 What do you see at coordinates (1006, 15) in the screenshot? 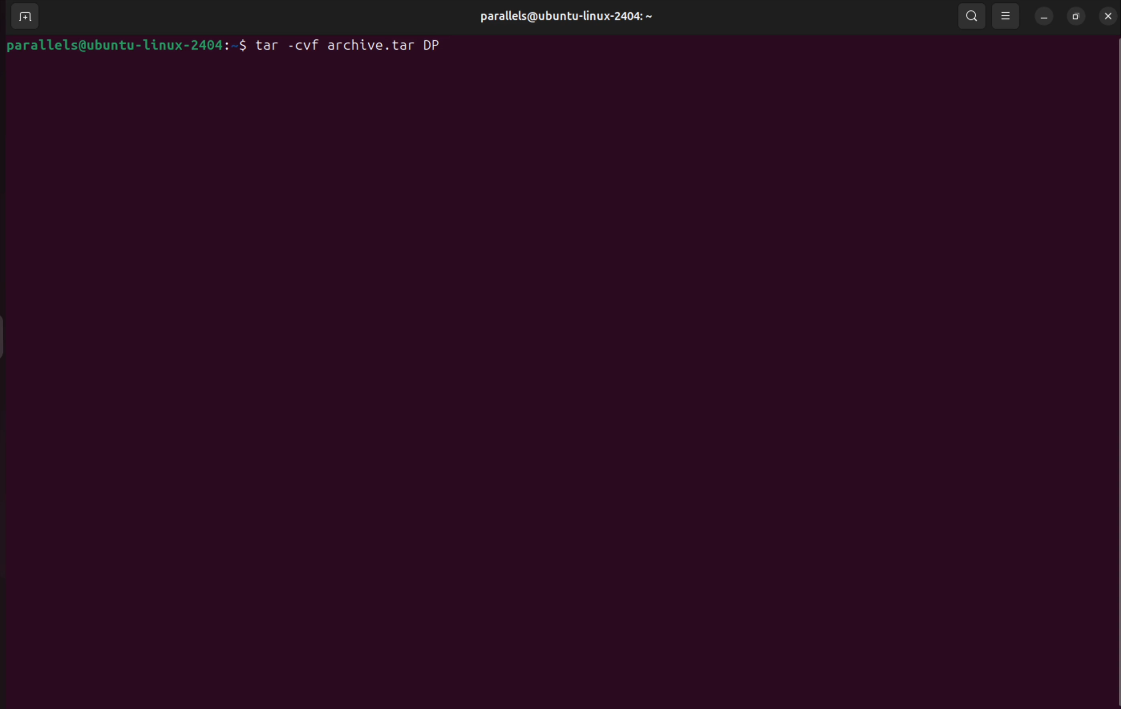
I see `view options` at bounding box center [1006, 15].